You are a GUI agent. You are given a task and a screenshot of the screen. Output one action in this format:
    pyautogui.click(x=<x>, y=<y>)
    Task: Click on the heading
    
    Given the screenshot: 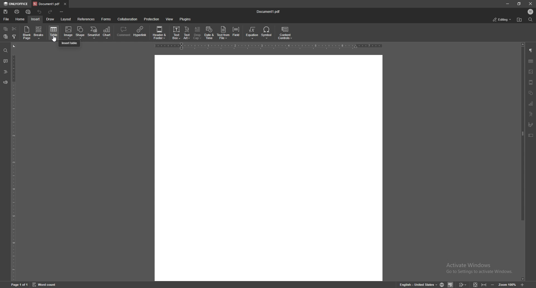 What is the action you would take?
    pyautogui.click(x=5, y=72)
    